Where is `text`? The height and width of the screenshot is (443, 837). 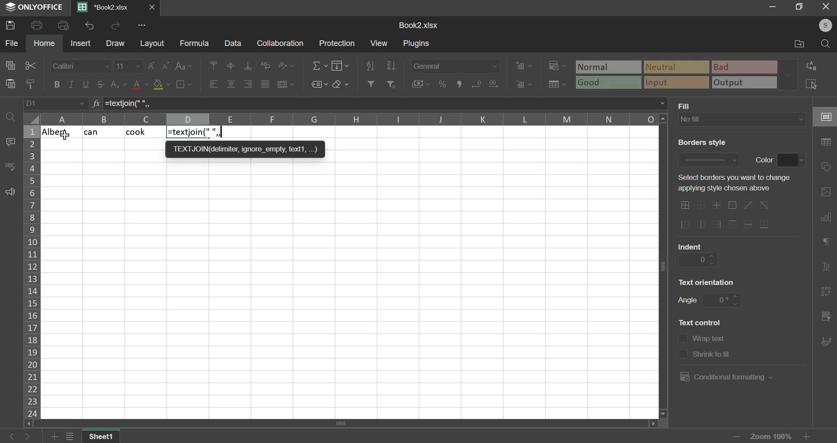
text is located at coordinates (713, 355).